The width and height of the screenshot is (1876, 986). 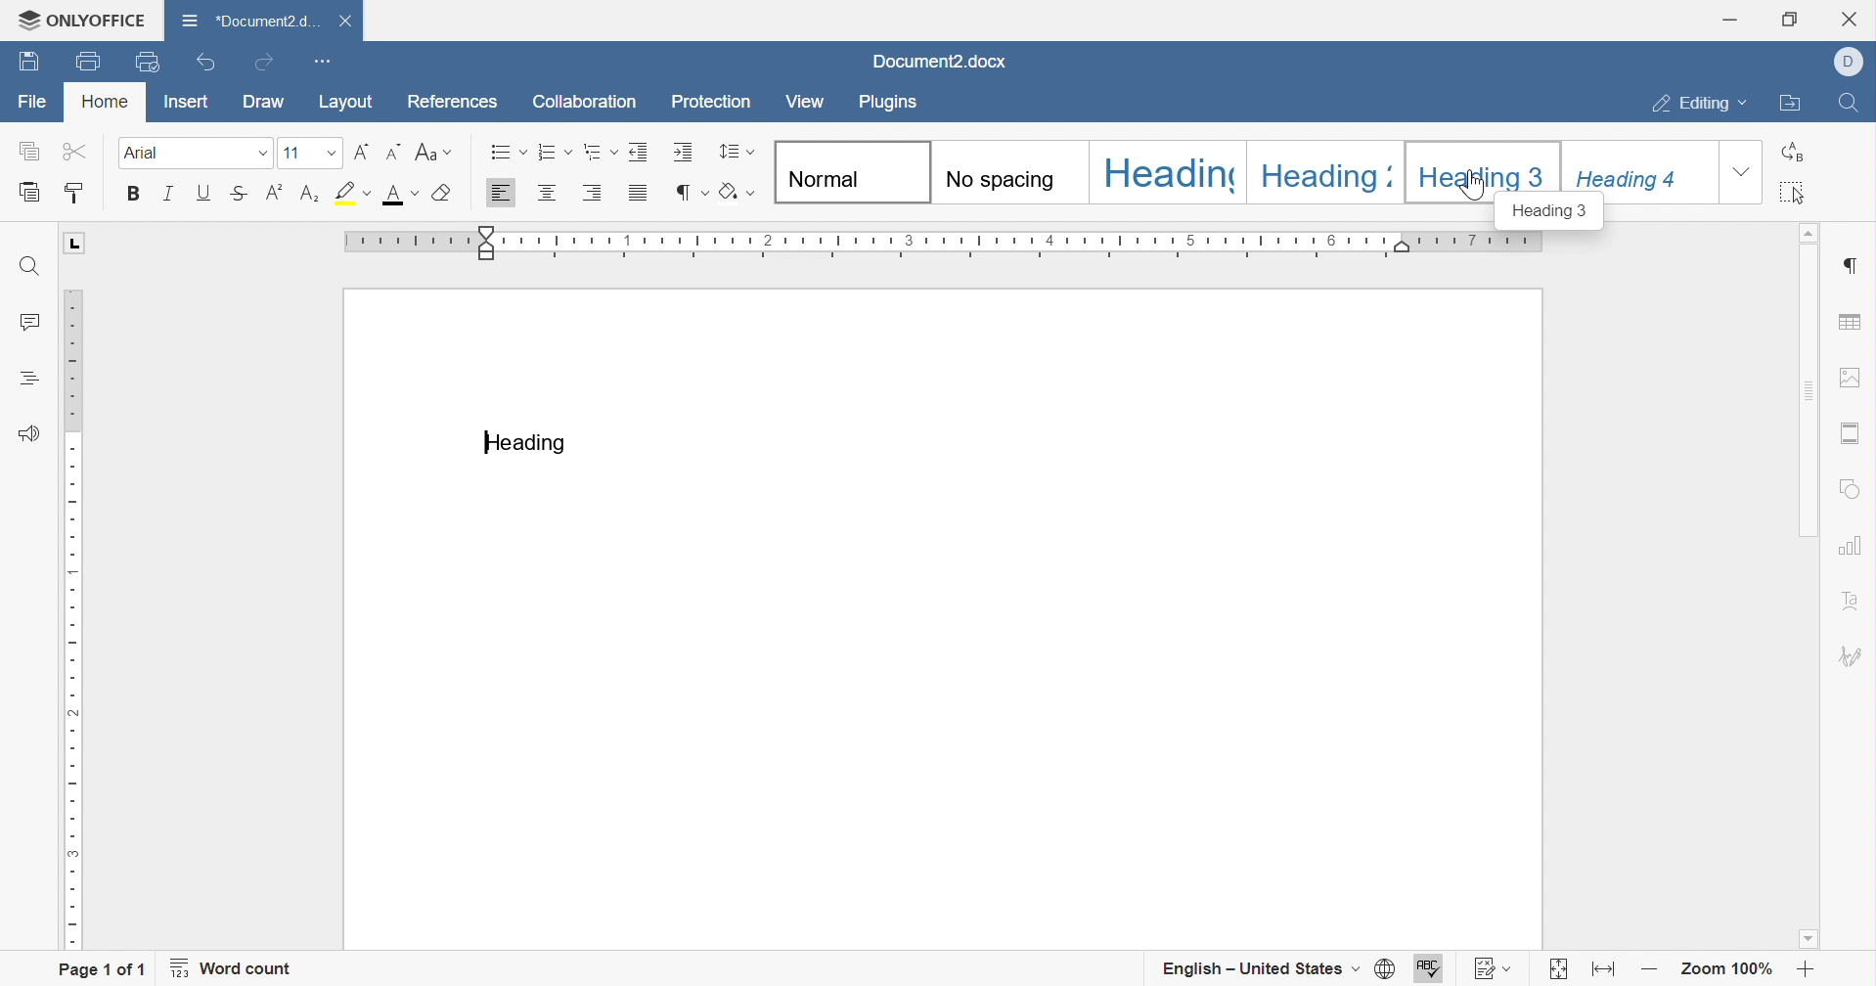 I want to click on Justified, so click(x=640, y=197).